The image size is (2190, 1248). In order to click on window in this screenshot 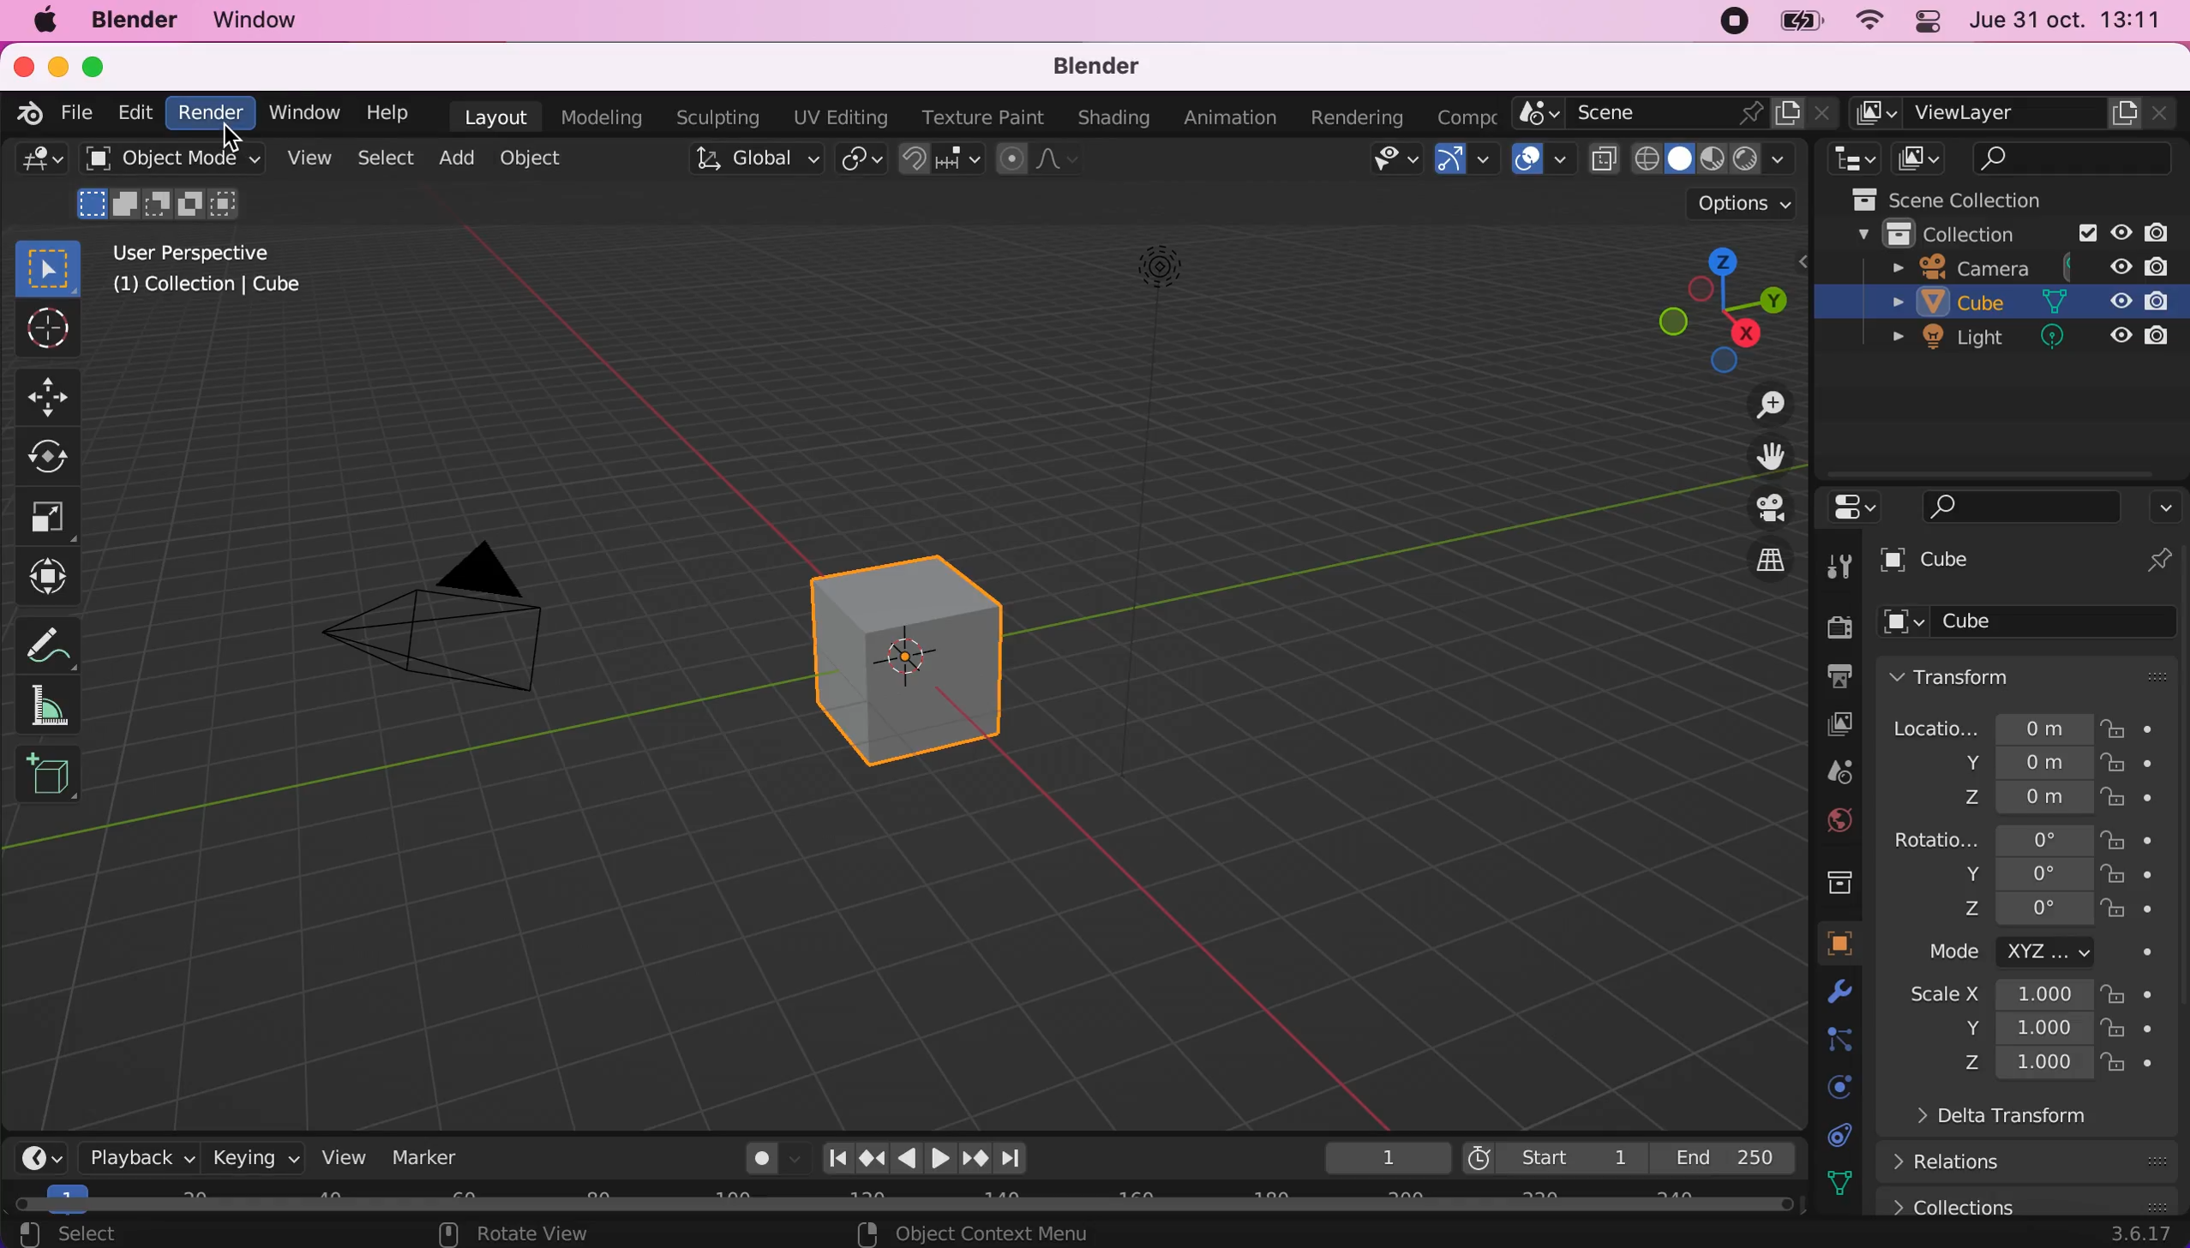, I will do `click(277, 21)`.